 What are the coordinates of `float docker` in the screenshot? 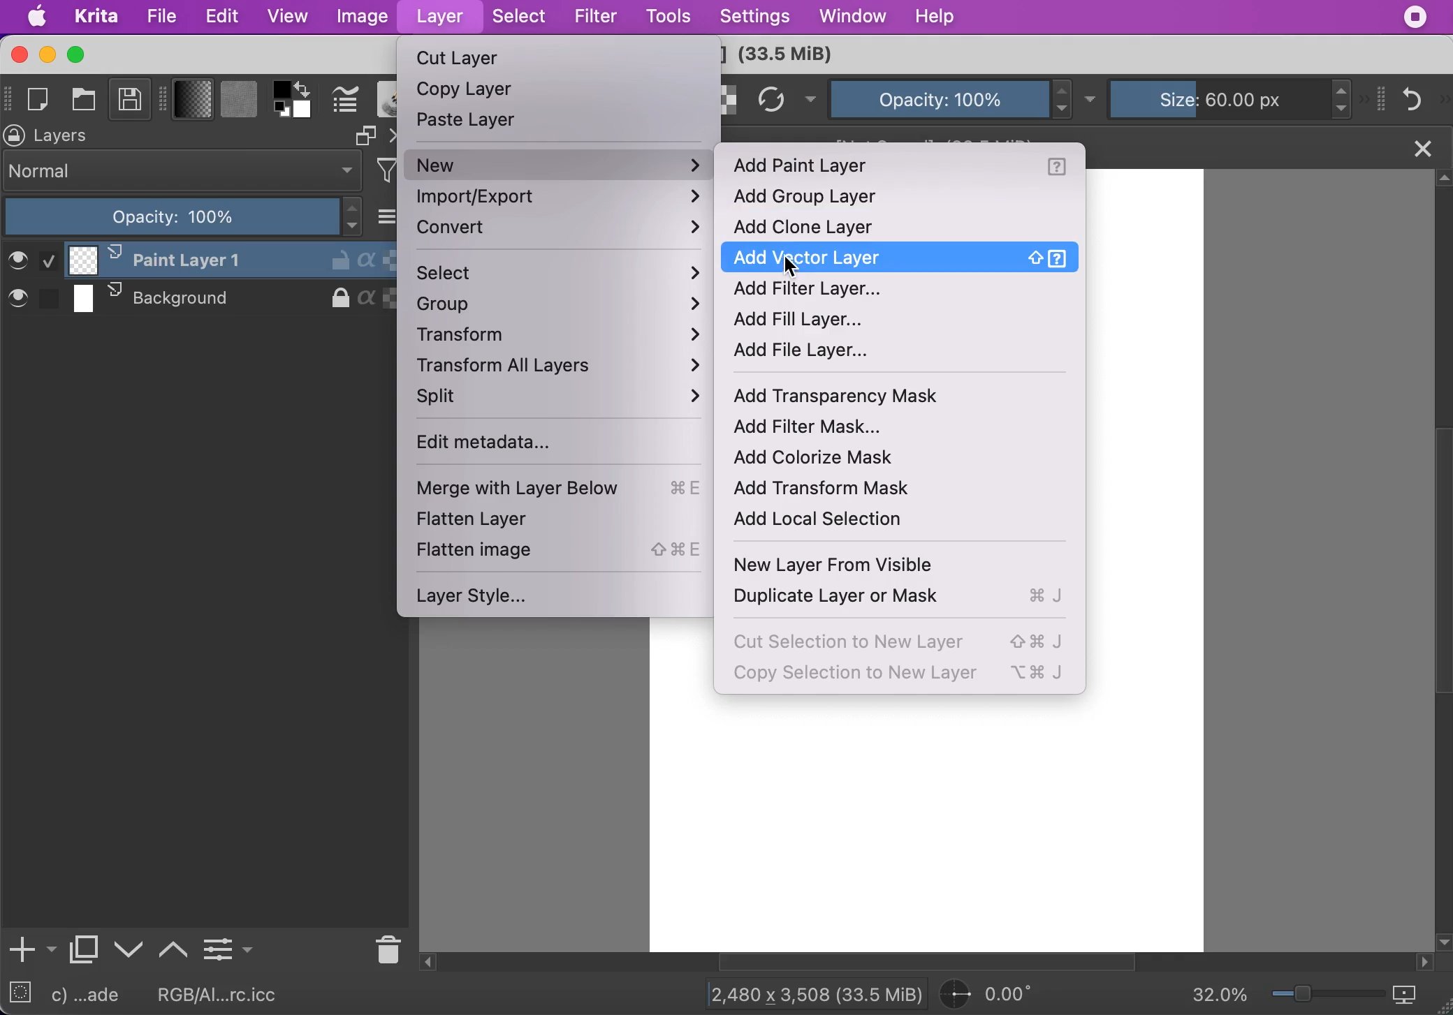 It's located at (365, 135).